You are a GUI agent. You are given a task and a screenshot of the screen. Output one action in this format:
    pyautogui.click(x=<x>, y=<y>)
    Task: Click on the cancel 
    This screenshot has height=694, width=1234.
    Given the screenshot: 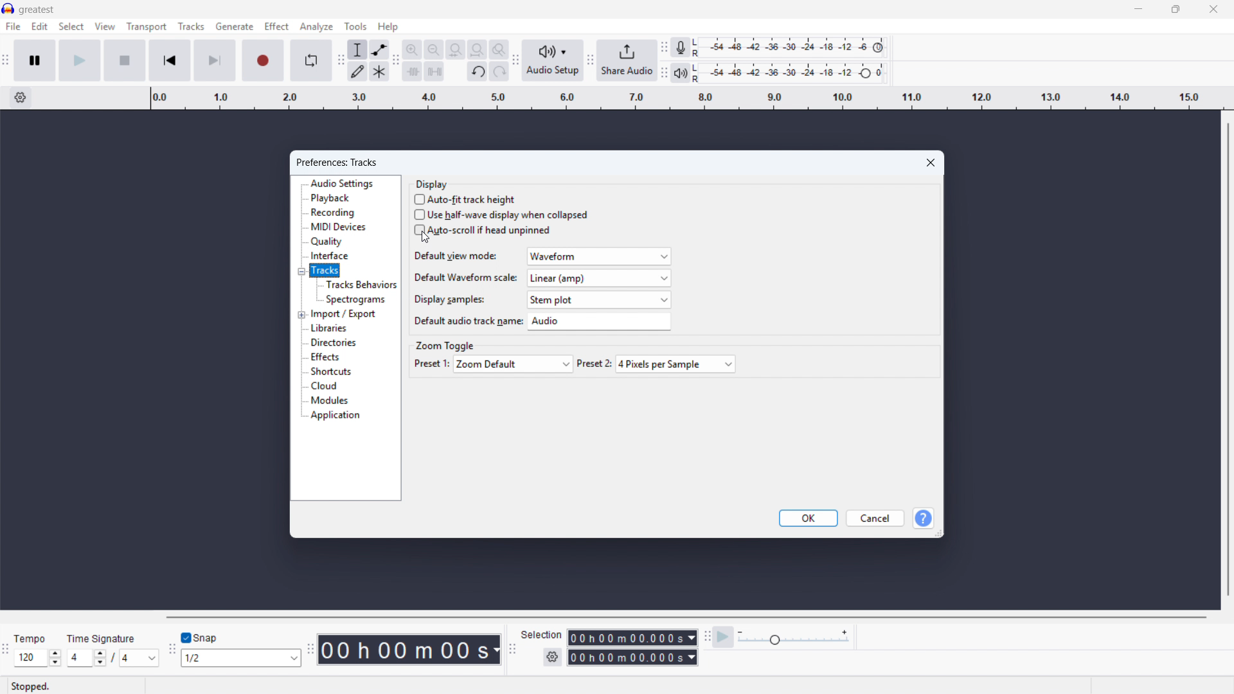 What is the action you would take?
    pyautogui.click(x=876, y=519)
    